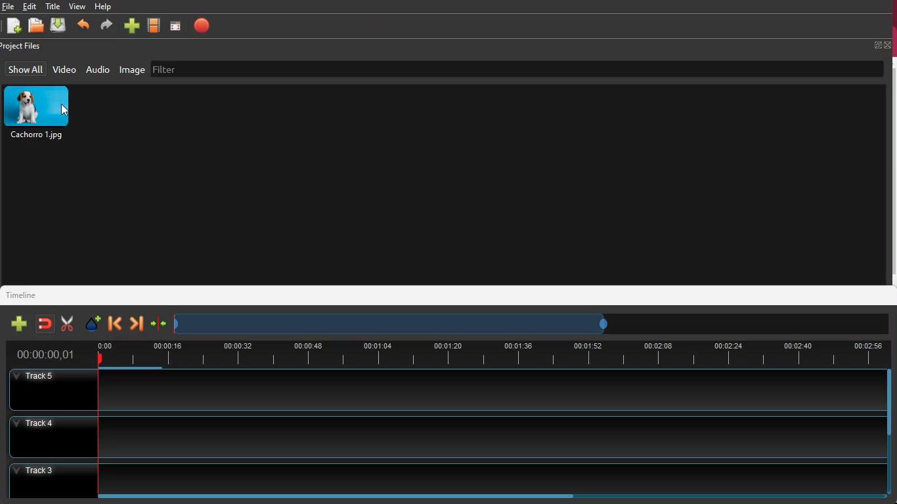 The height and width of the screenshot is (504, 897). Describe the element at coordinates (178, 26) in the screenshot. I see `screen` at that location.